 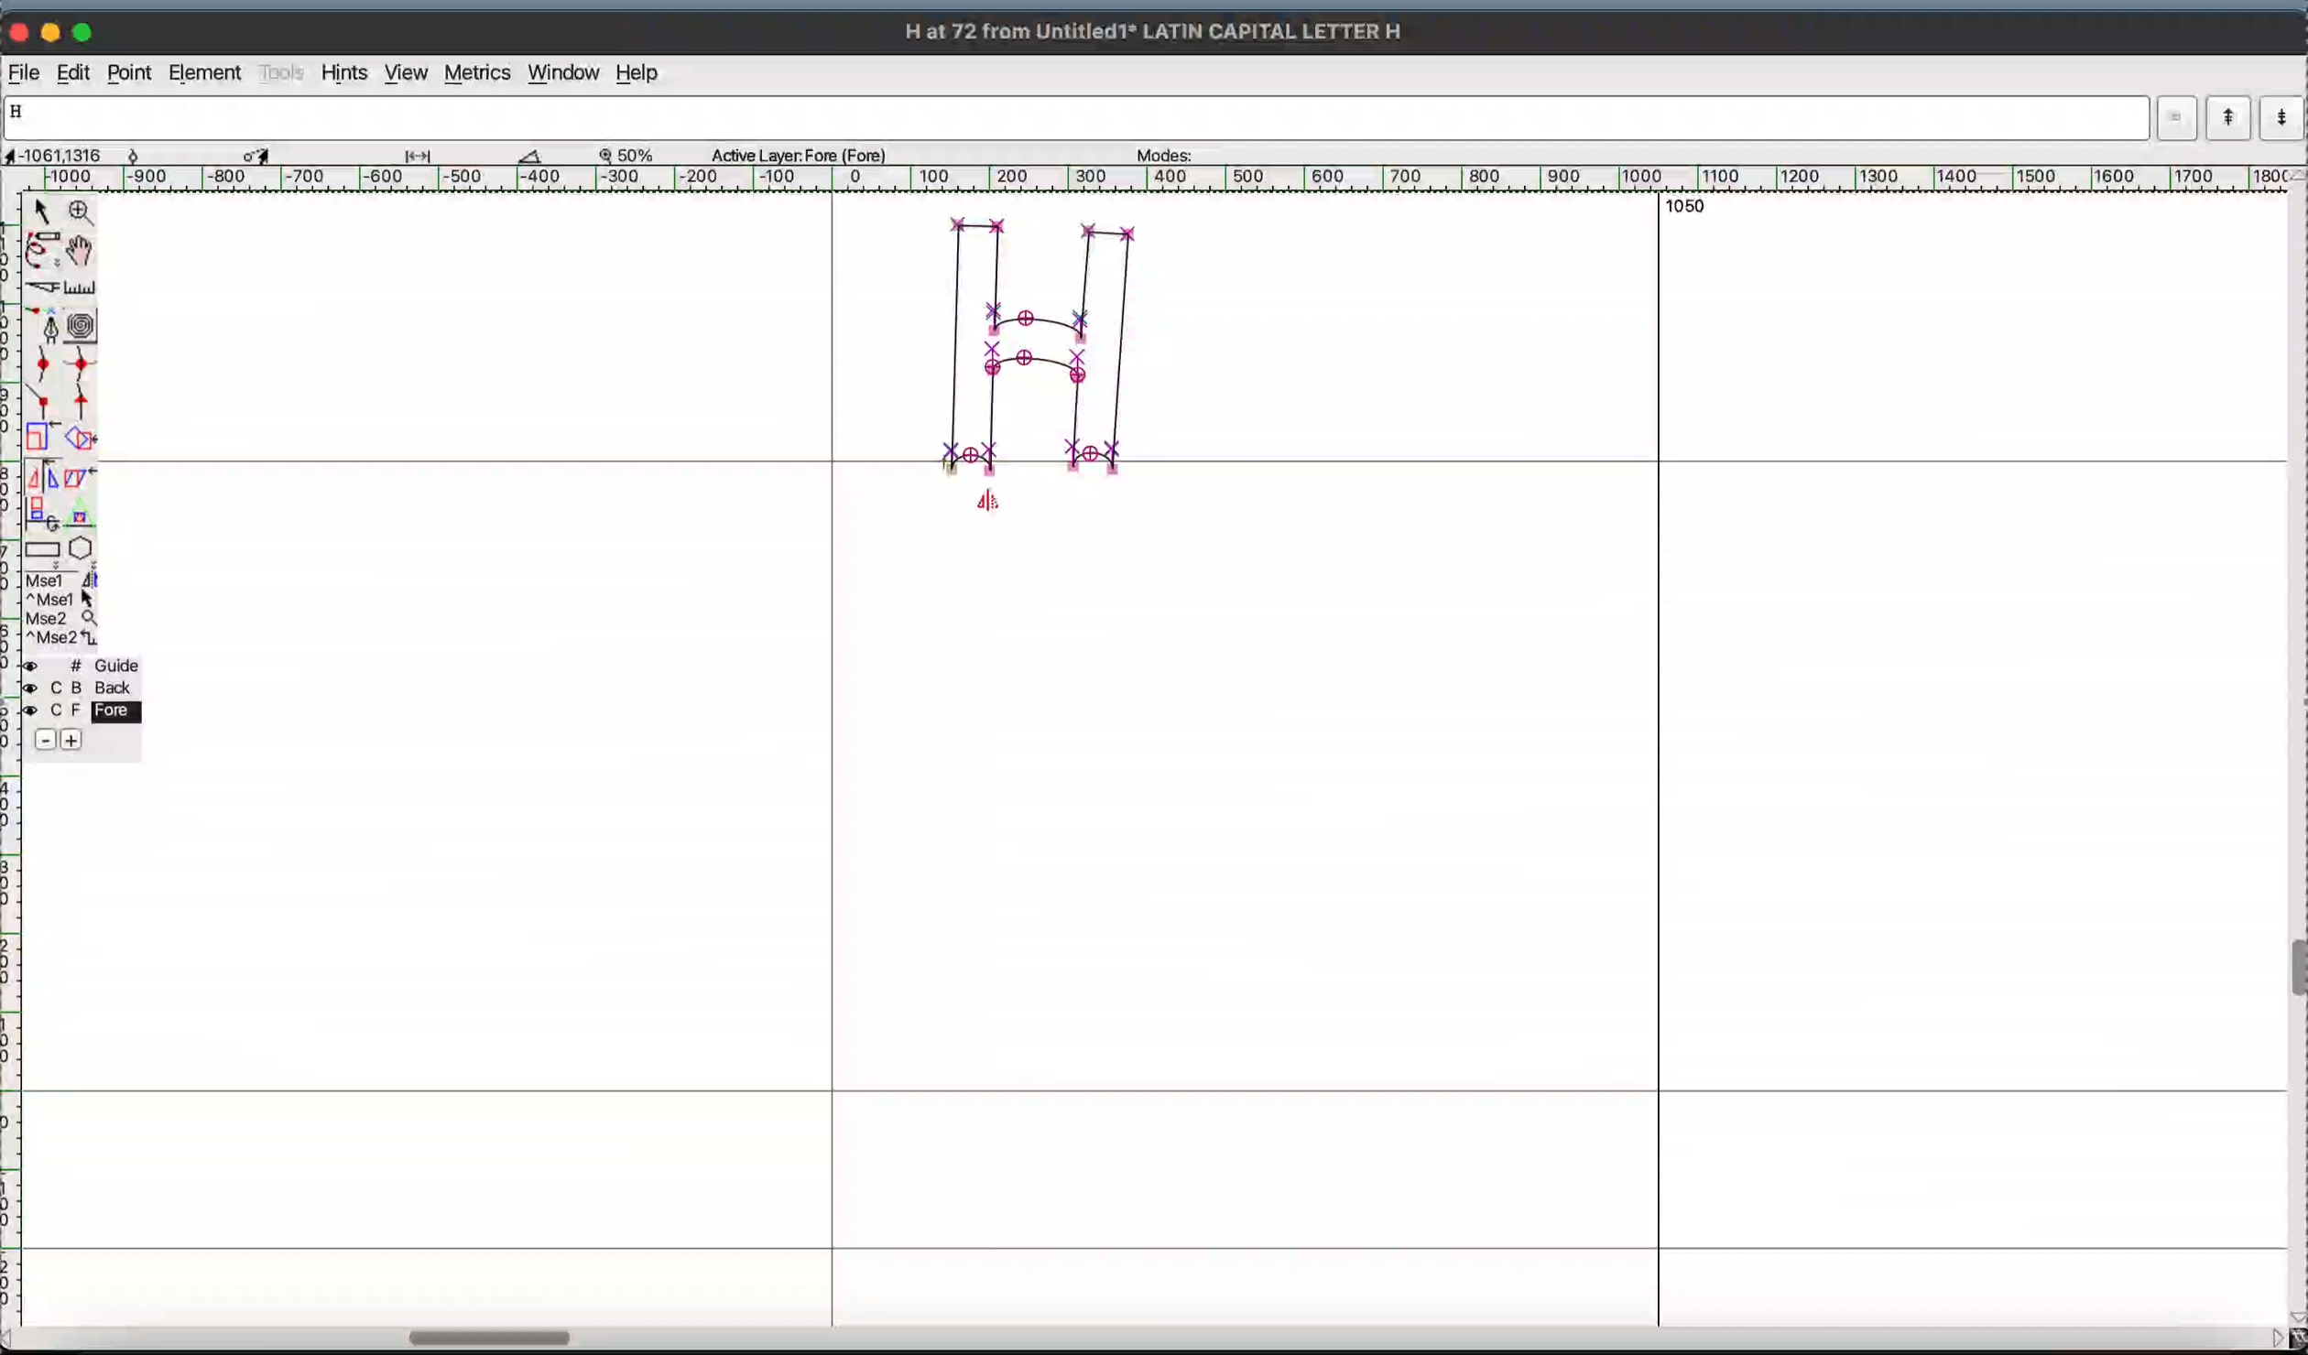 What do you see at coordinates (1051, 356) in the screenshot?
I see `glyph "H" mirrored` at bounding box center [1051, 356].